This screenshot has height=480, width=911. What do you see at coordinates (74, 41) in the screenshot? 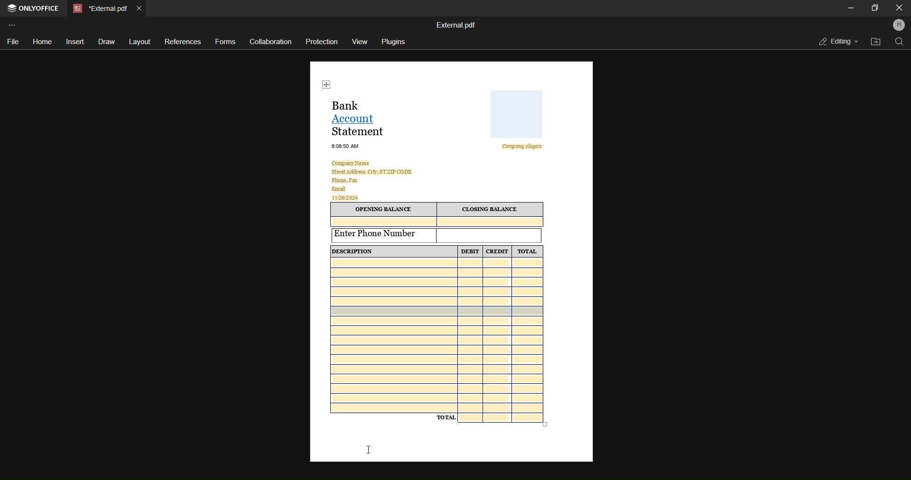
I see `insert` at bounding box center [74, 41].